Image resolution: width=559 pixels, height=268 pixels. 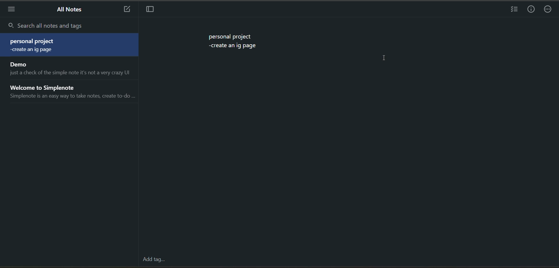 What do you see at coordinates (234, 42) in the screenshot?
I see `data in current notes` at bounding box center [234, 42].